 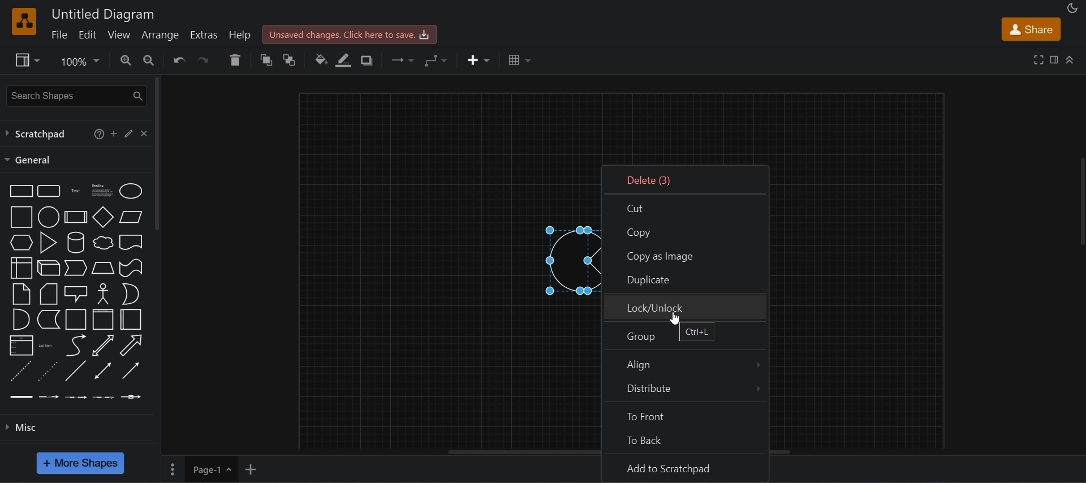 I want to click on zoom, so click(x=79, y=63).